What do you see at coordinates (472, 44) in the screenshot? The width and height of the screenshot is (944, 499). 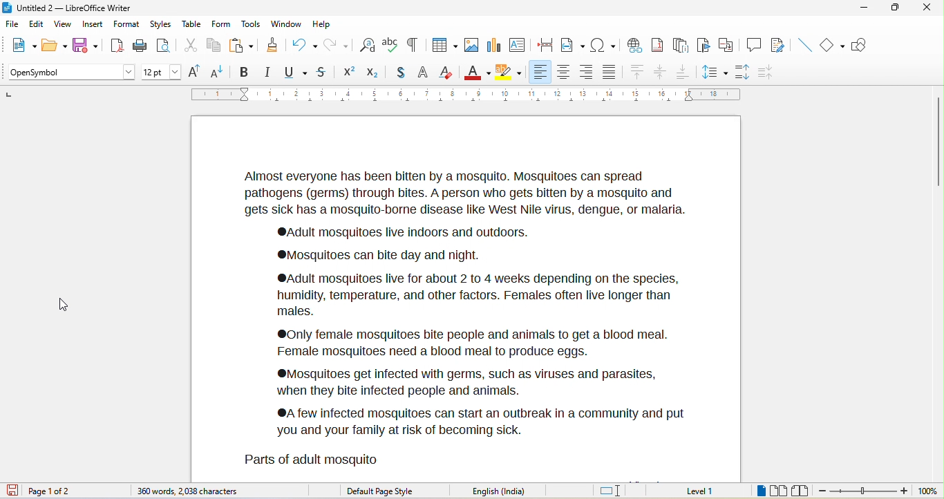 I see `image` at bounding box center [472, 44].